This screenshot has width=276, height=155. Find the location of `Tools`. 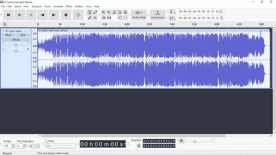

Tools is located at coordinates (89, 6).